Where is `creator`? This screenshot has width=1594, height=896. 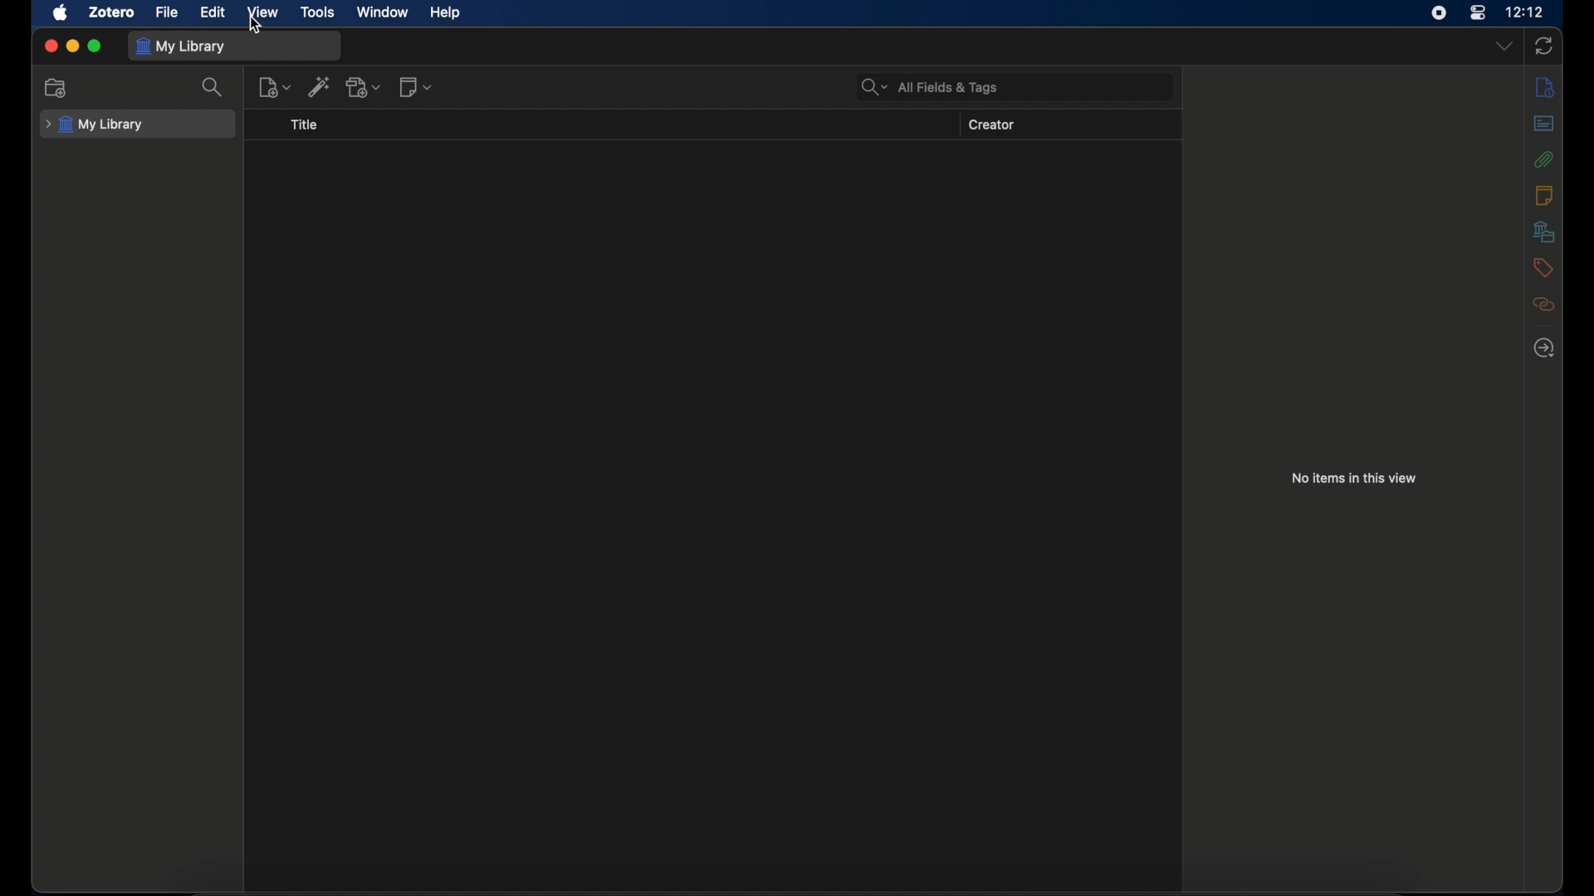
creator is located at coordinates (992, 125).